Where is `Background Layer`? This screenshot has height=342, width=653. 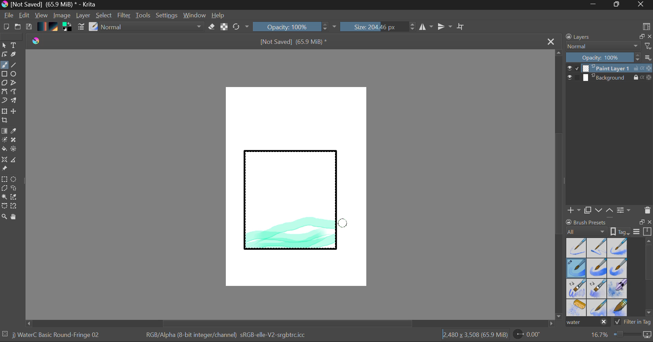
Background Layer is located at coordinates (609, 78).